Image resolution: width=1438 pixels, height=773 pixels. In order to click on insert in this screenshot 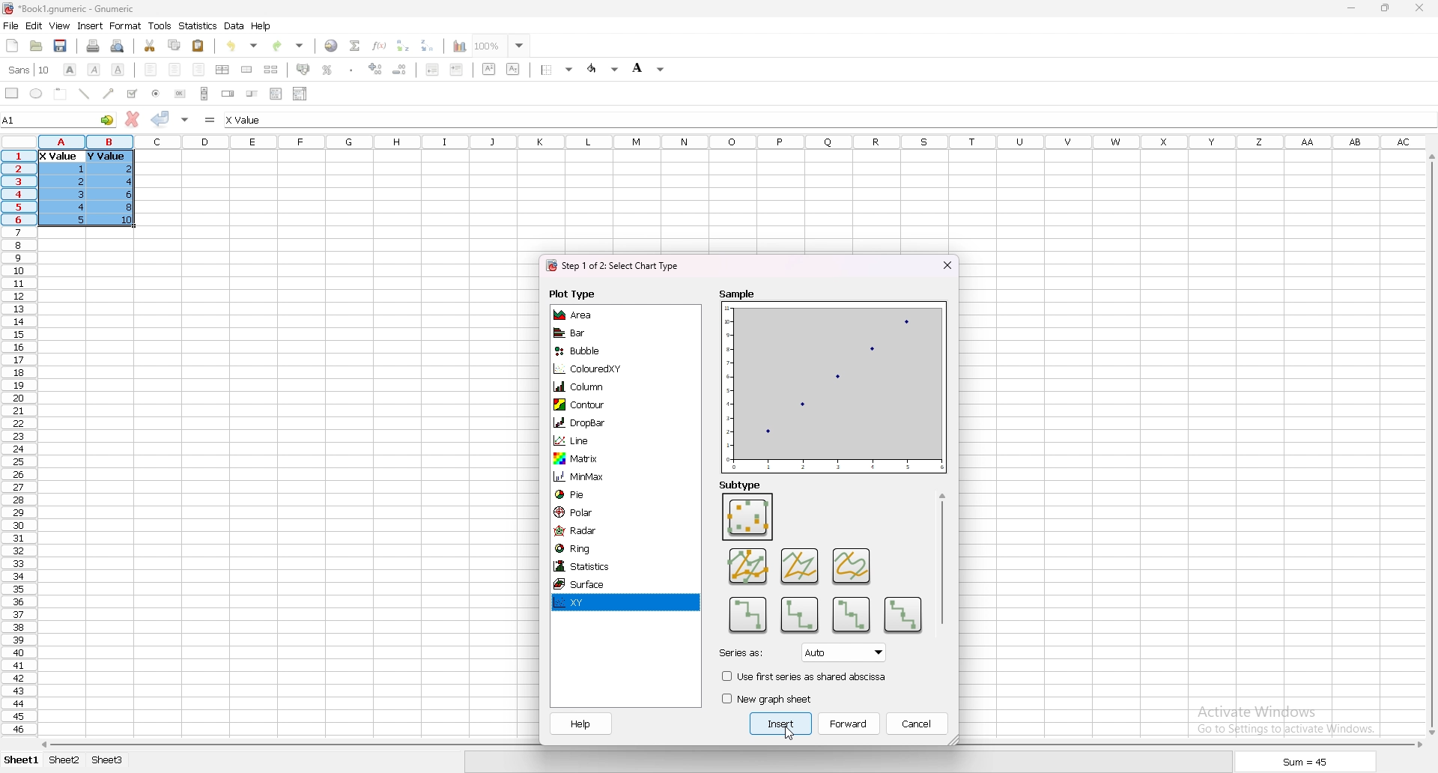, I will do `click(91, 25)`.